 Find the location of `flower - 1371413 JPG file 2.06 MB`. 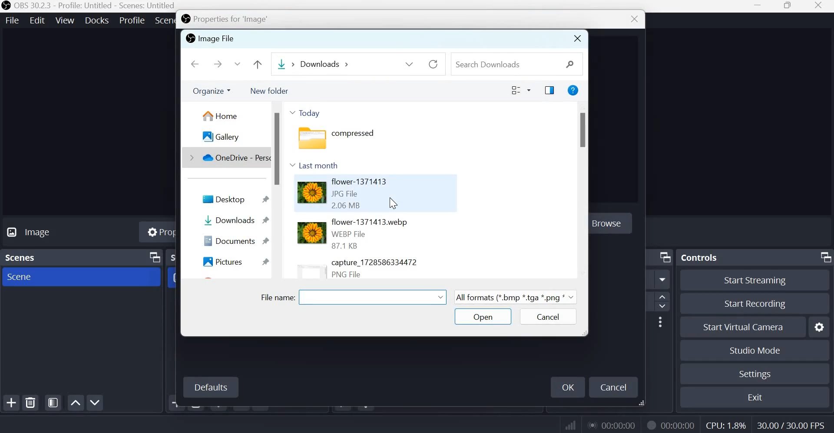

flower - 1371413 JPG file 2.06 MB is located at coordinates (339, 194).